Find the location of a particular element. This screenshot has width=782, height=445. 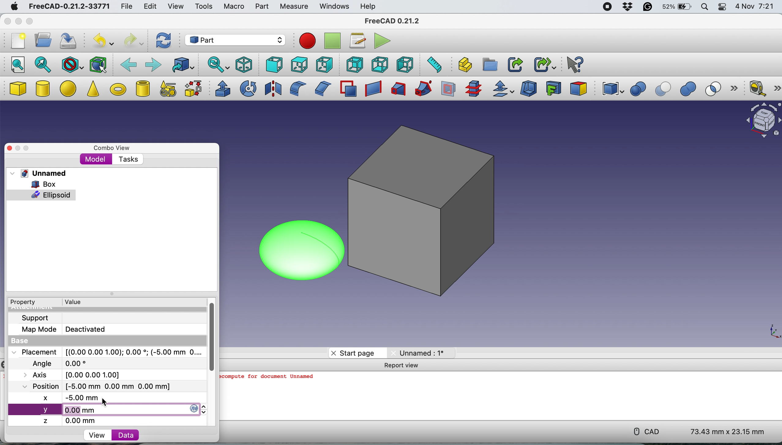

73.43 mm x 23.15 mm is located at coordinates (729, 432).